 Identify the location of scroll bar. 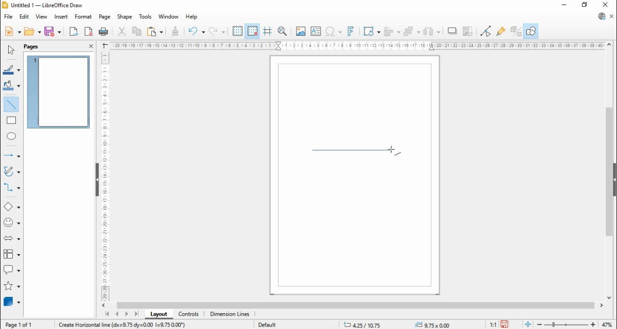
(608, 172).